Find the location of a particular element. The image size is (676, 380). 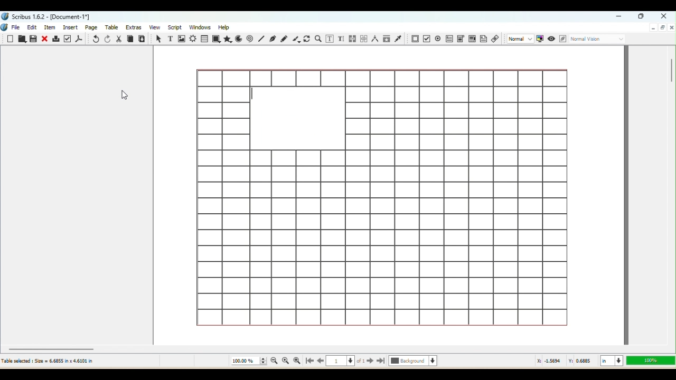

Calligraphic line is located at coordinates (295, 39).